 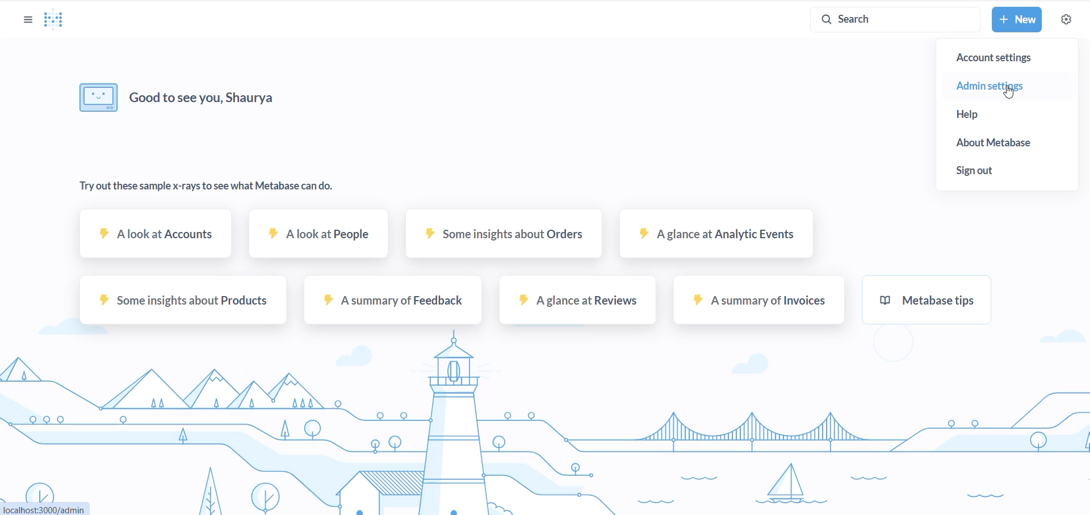 What do you see at coordinates (755, 306) in the screenshot?
I see `A summary of Invoices sample` at bounding box center [755, 306].